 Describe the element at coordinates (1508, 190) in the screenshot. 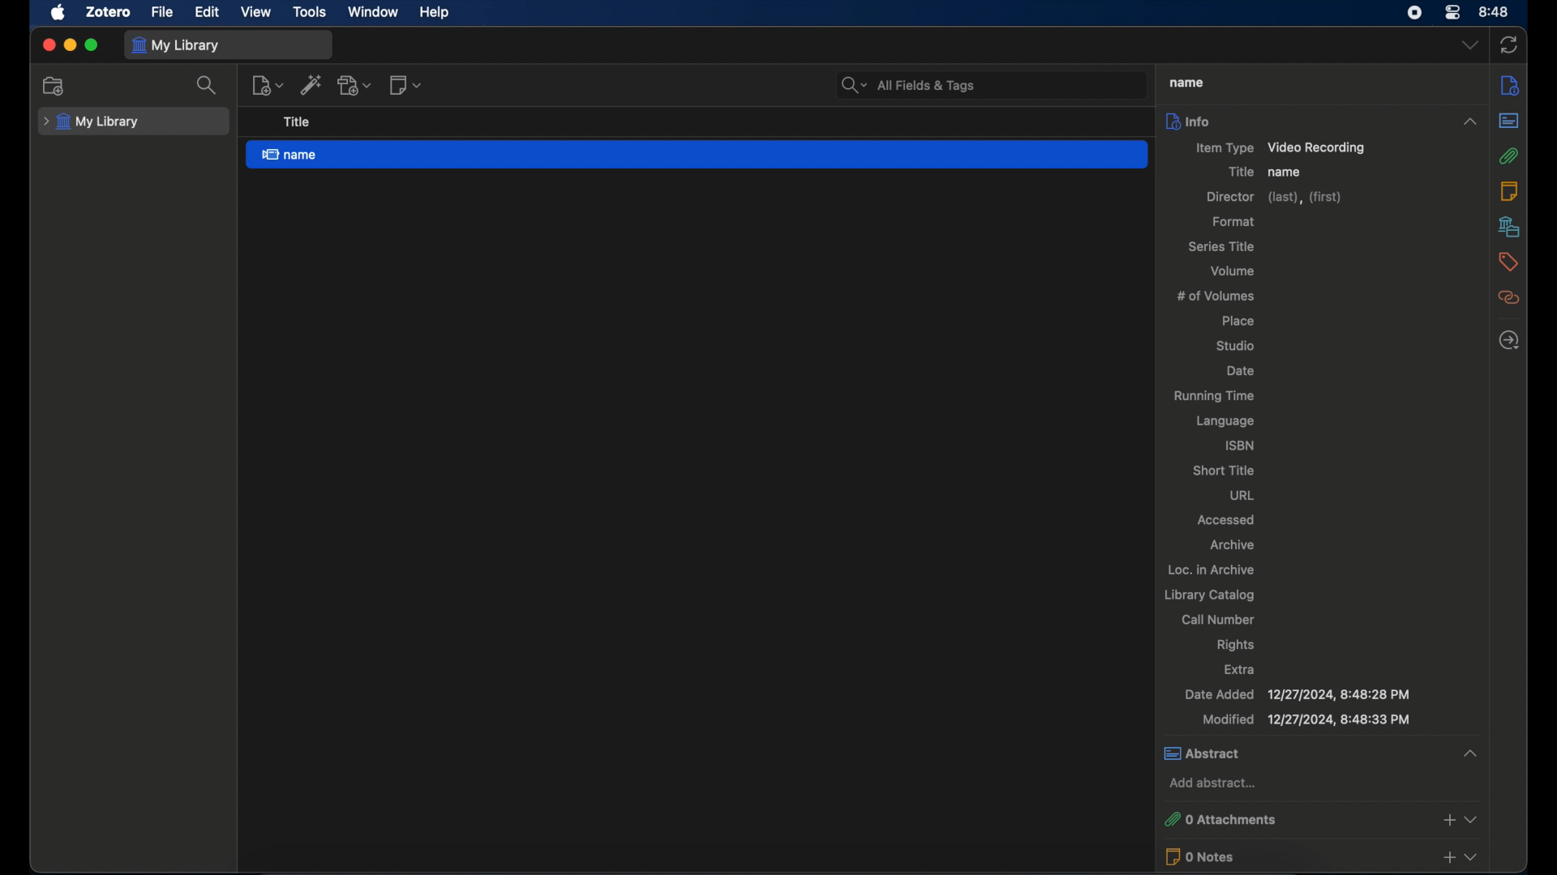

I see `notes` at that location.